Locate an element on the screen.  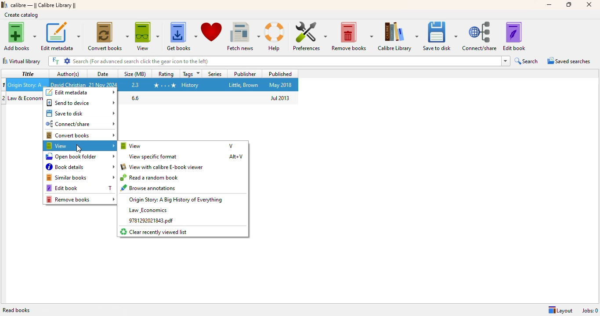
edit book is located at coordinates (62, 188).